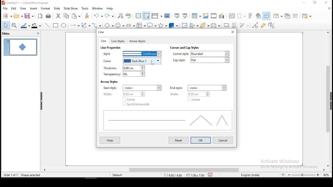 The height and width of the screenshot is (187, 333). Describe the element at coordinates (110, 25) in the screenshot. I see `basic shapes` at that location.